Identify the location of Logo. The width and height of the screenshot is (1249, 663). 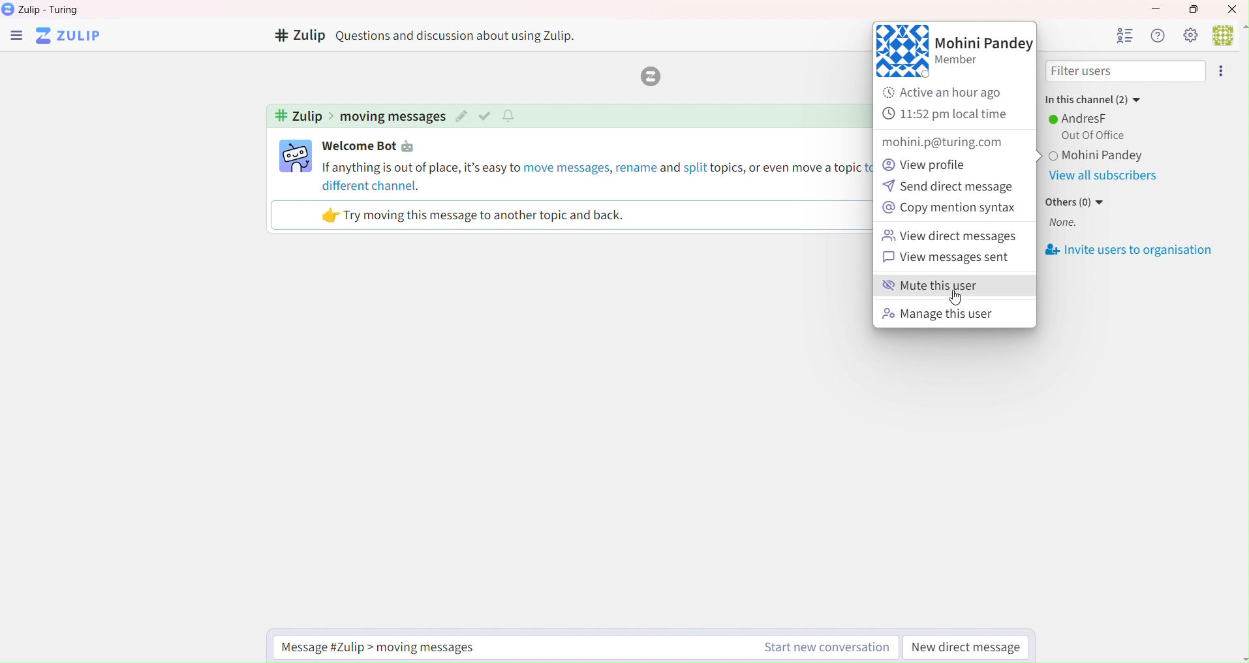
(648, 77).